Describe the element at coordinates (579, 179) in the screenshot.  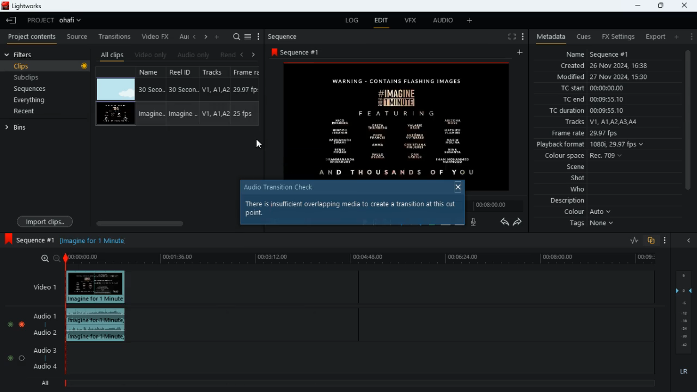
I see `shot` at that location.